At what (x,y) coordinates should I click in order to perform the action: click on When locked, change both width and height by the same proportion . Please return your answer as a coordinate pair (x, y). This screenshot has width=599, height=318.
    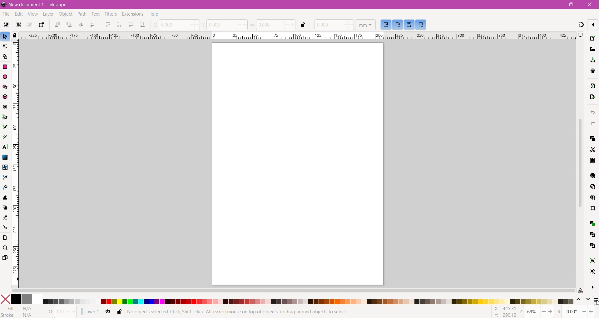
    Looking at the image, I should click on (303, 25).